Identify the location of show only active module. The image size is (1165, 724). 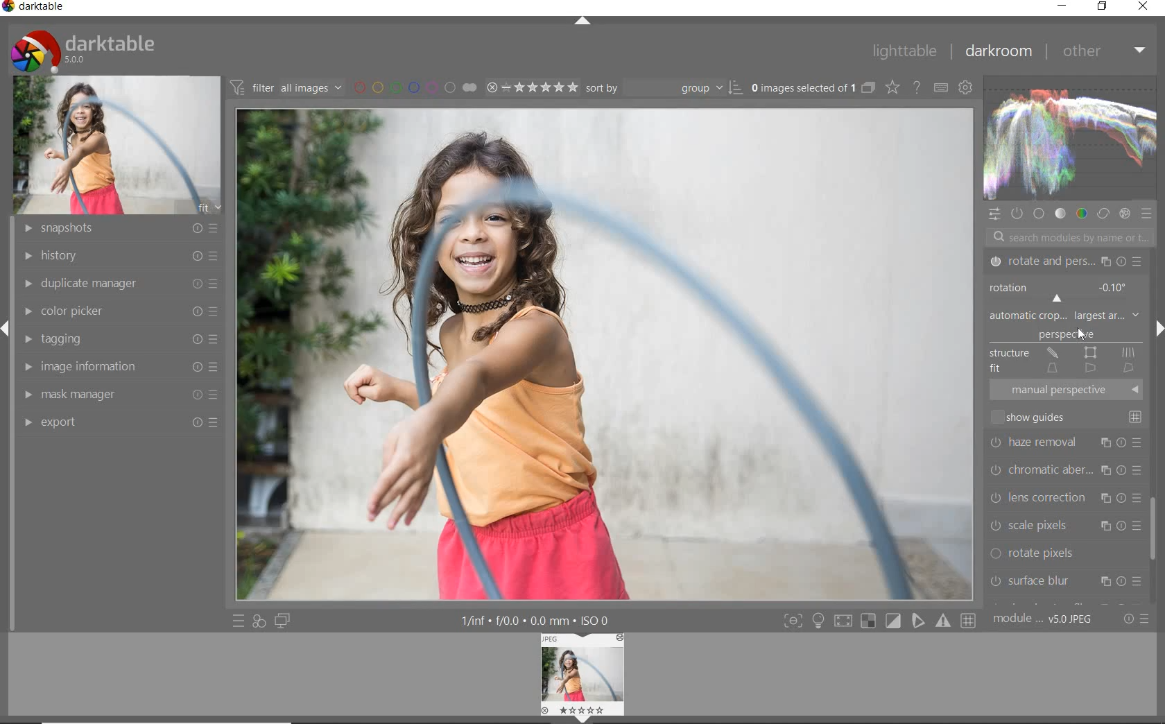
(1016, 212).